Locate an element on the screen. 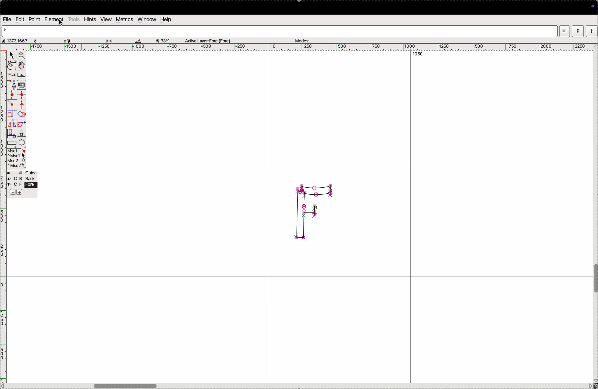  hints is located at coordinates (90, 19).